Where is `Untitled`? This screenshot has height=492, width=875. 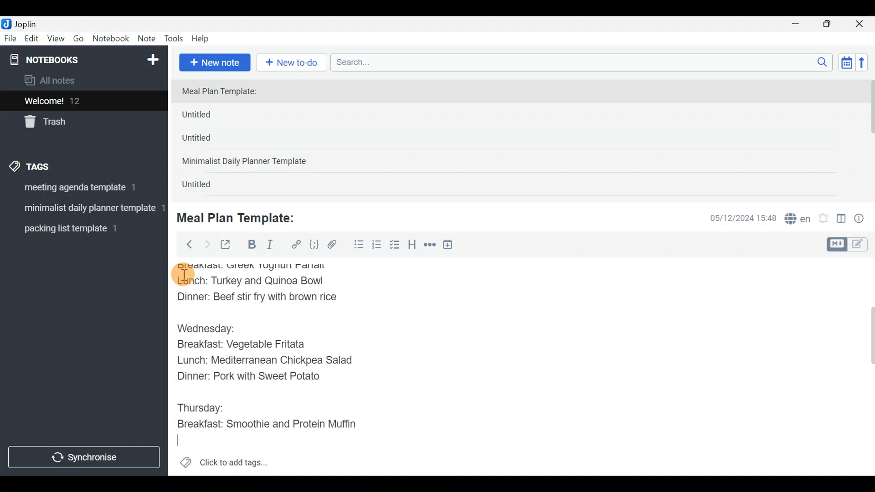 Untitled is located at coordinates (209, 141).